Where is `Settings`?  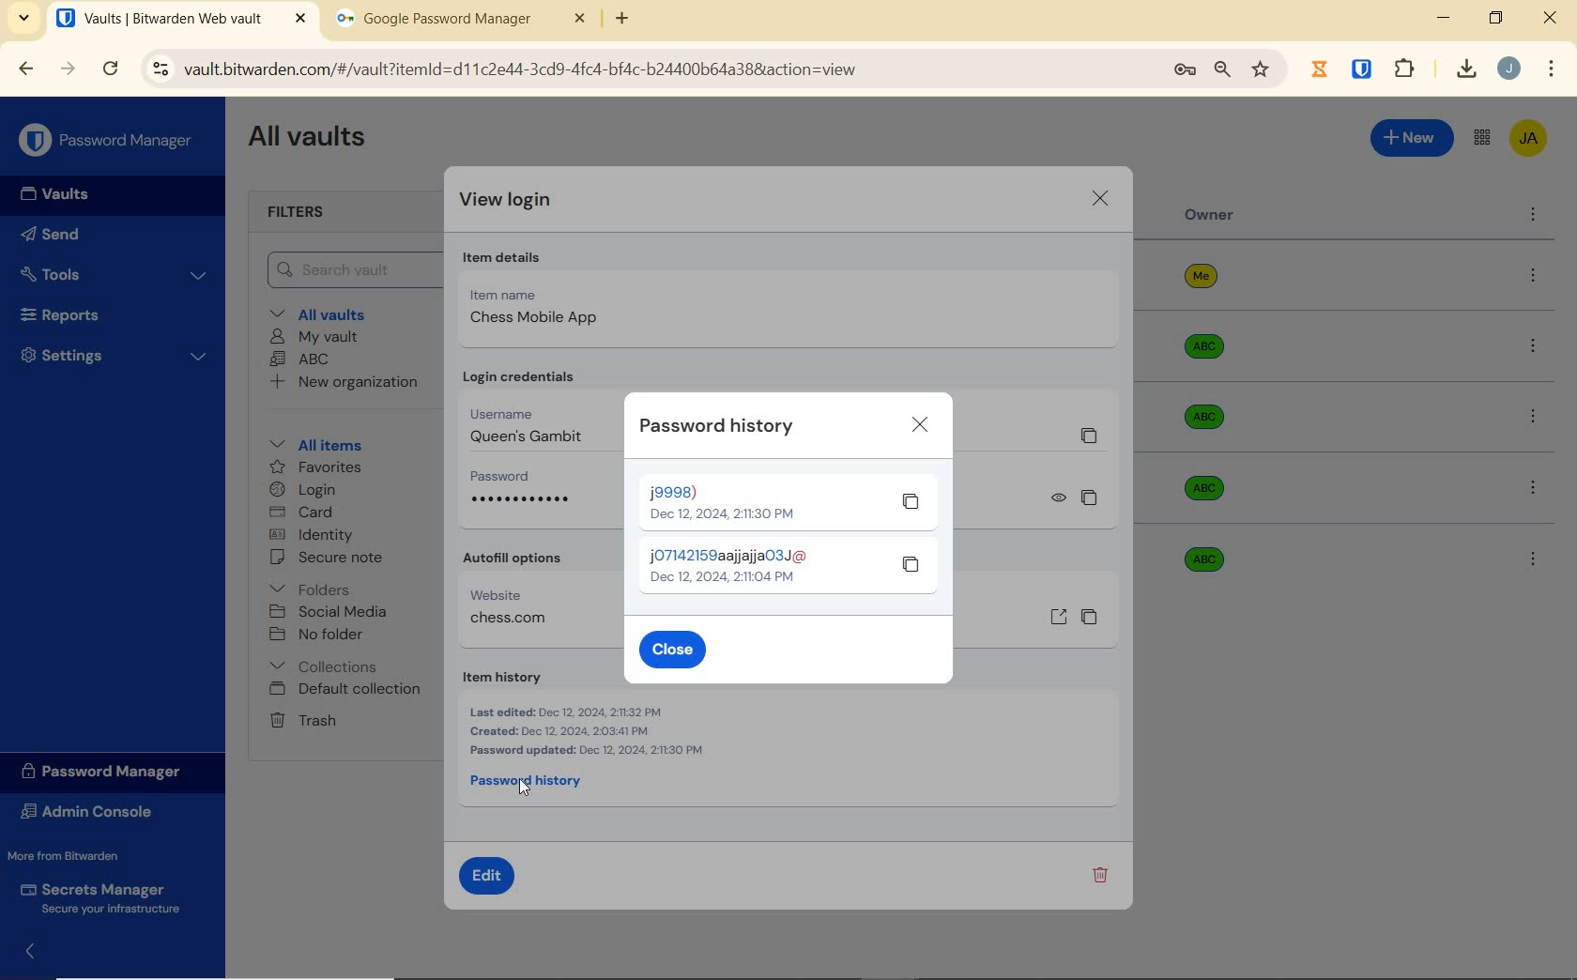
Settings is located at coordinates (117, 357).